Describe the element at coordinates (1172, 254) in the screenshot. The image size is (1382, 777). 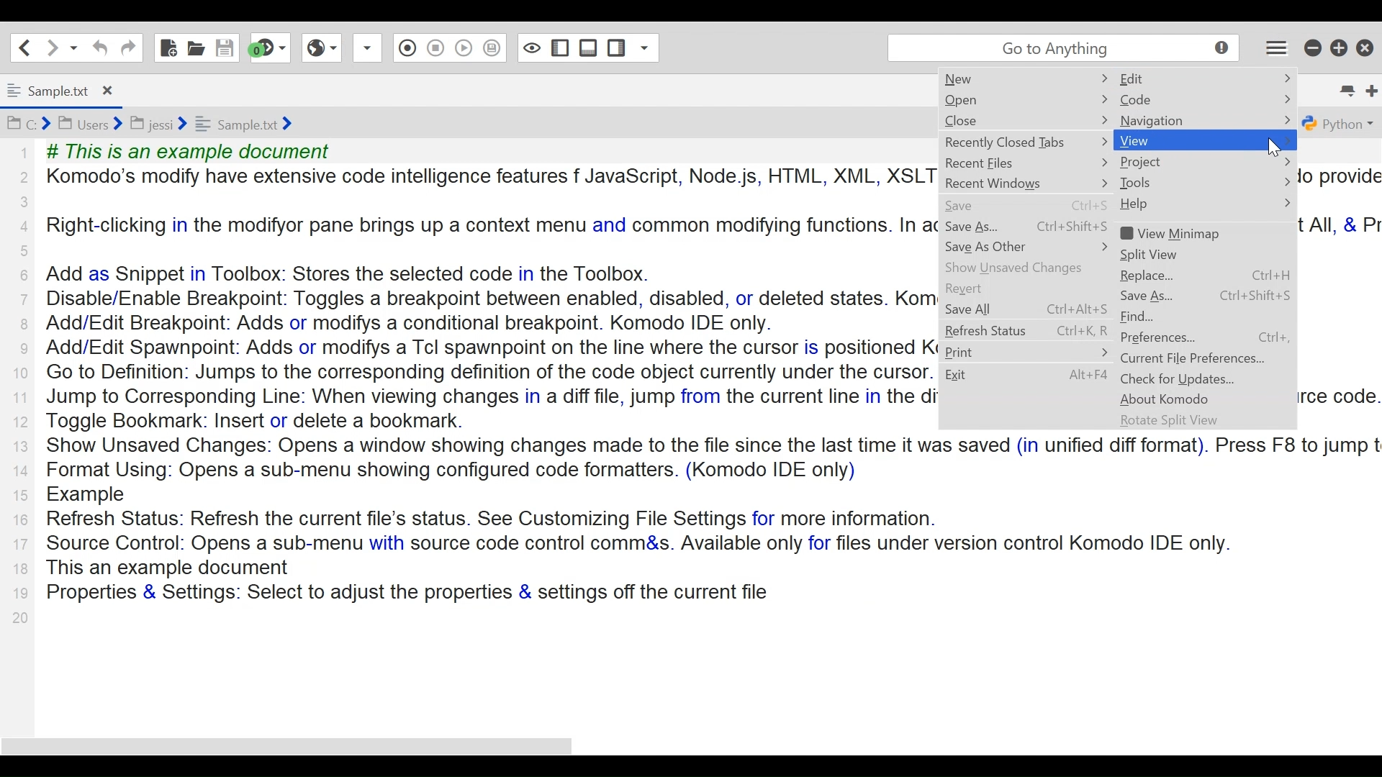
I see `Split View` at that location.